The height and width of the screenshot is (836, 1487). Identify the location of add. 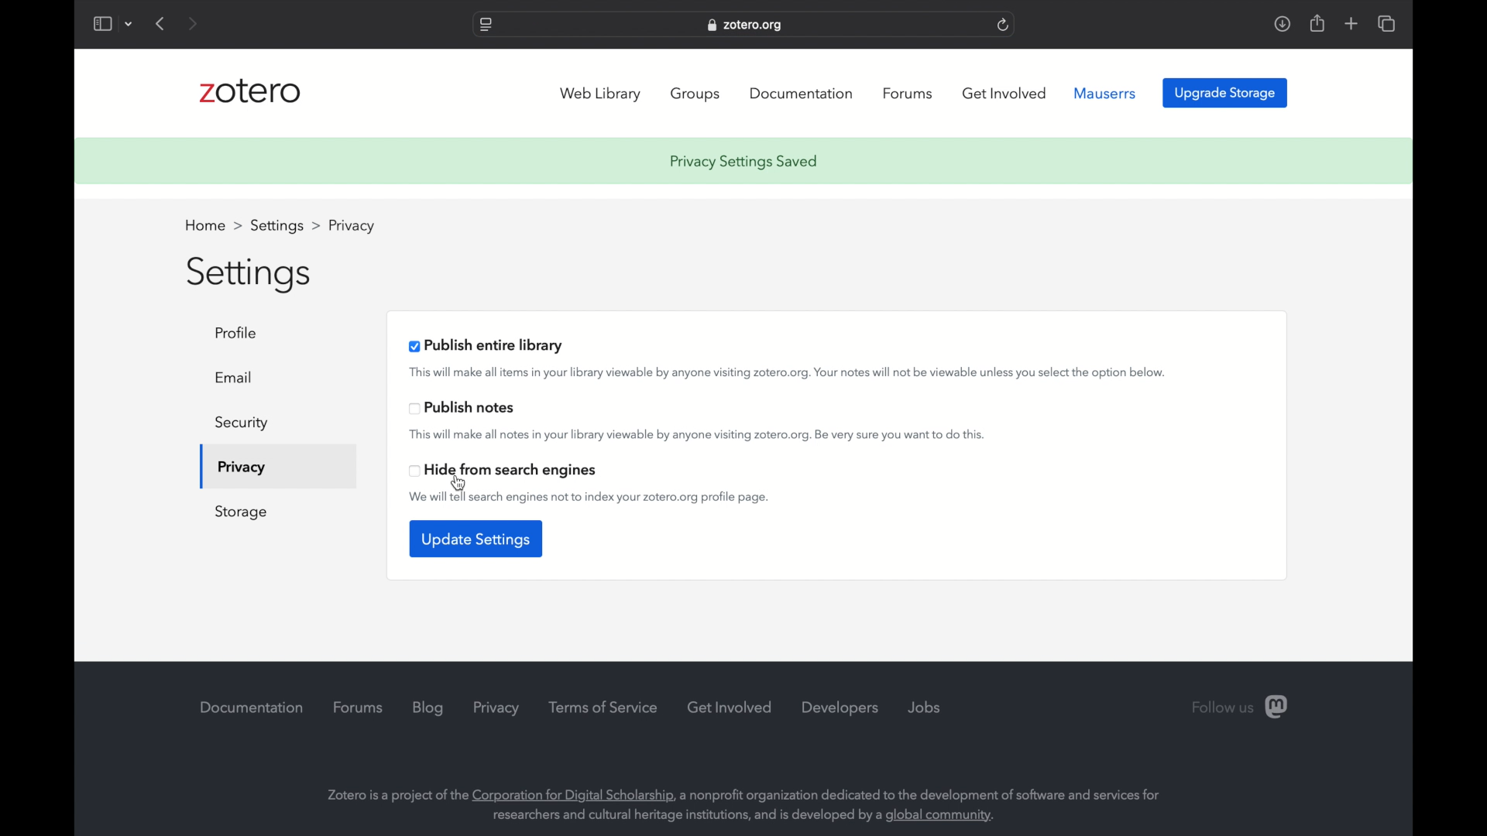
(1352, 23).